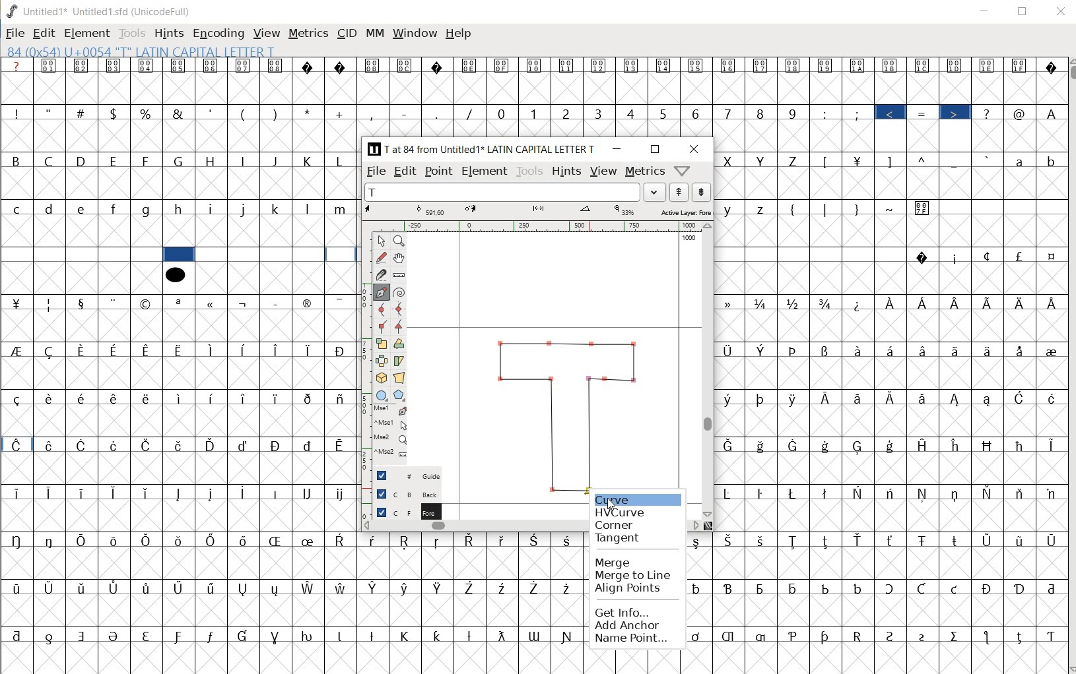 The height and width of the screenshot is (674, 1076). What do you see at coordinates (762, 209) in the screenshot?
I see `z` at bounding box center [762, 209].